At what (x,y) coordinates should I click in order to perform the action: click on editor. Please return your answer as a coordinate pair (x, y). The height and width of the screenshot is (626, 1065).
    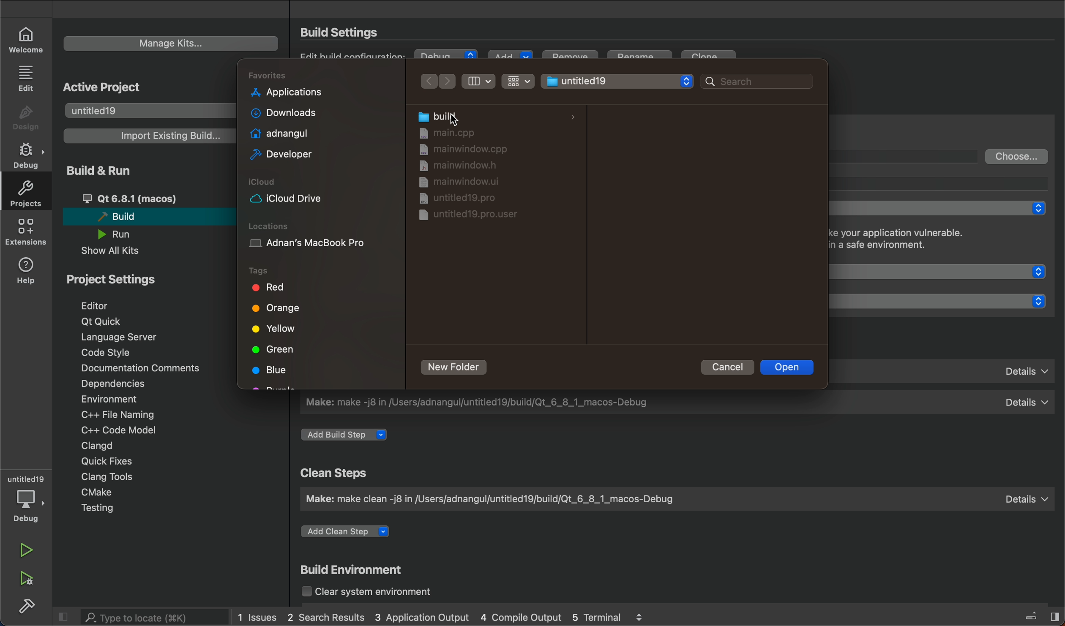
    Looking at the image, I should click on (107, 305).